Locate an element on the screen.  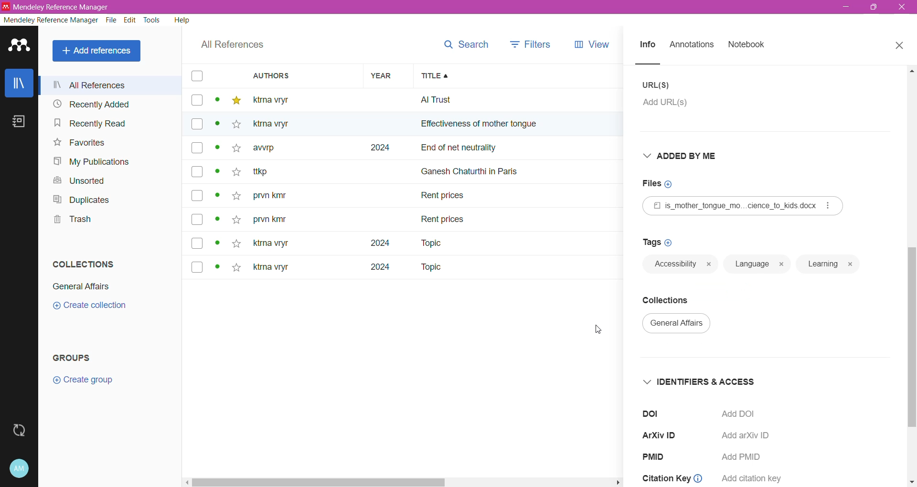
Topic is located at coordinates (430, 268).